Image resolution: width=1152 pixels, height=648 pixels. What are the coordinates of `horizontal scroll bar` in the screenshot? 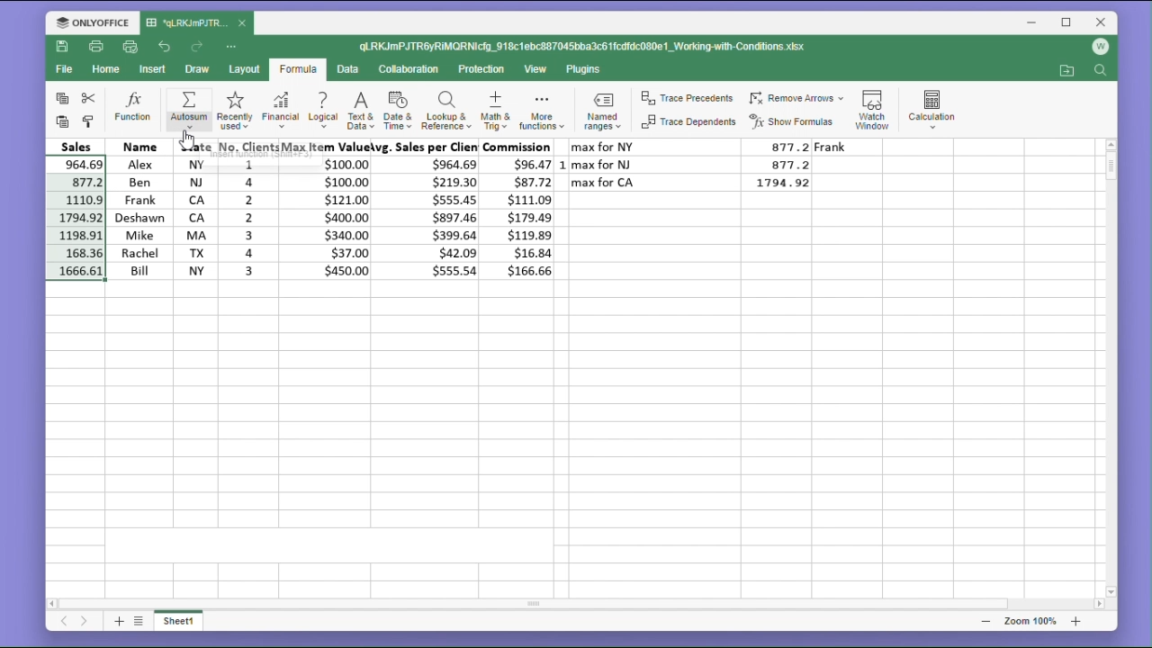 It's located at (578, 604).